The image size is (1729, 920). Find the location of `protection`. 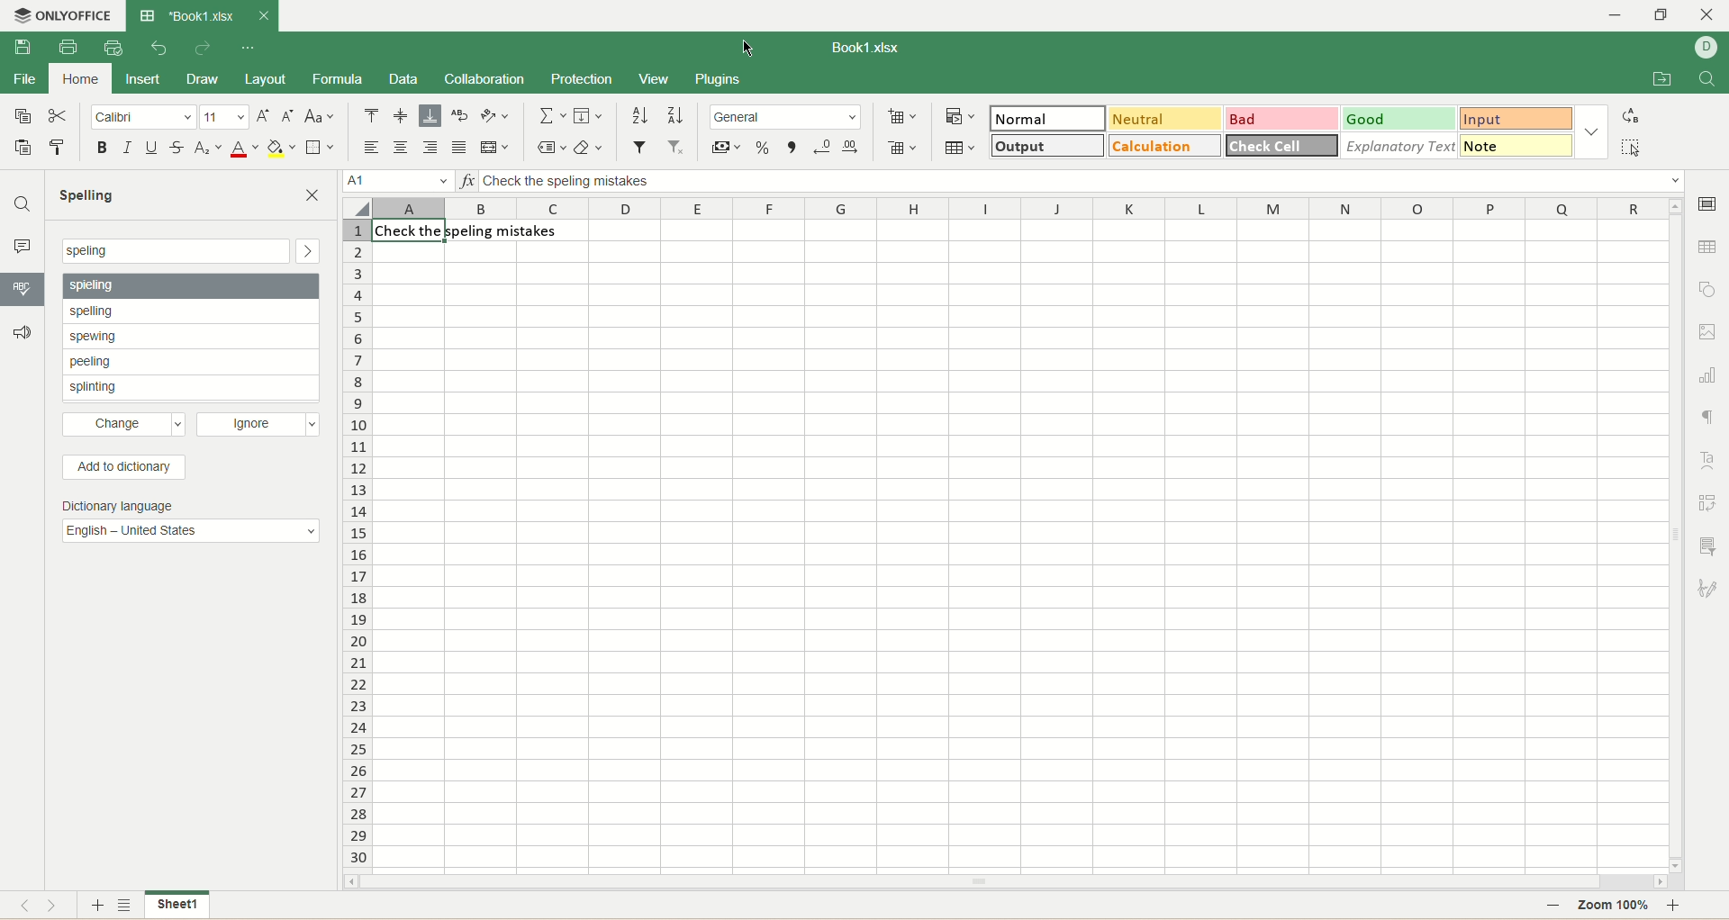

protection is located at coordinates (580, 80).